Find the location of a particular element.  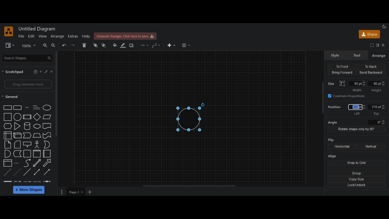

trapezium is located at coordinates (47, 116).